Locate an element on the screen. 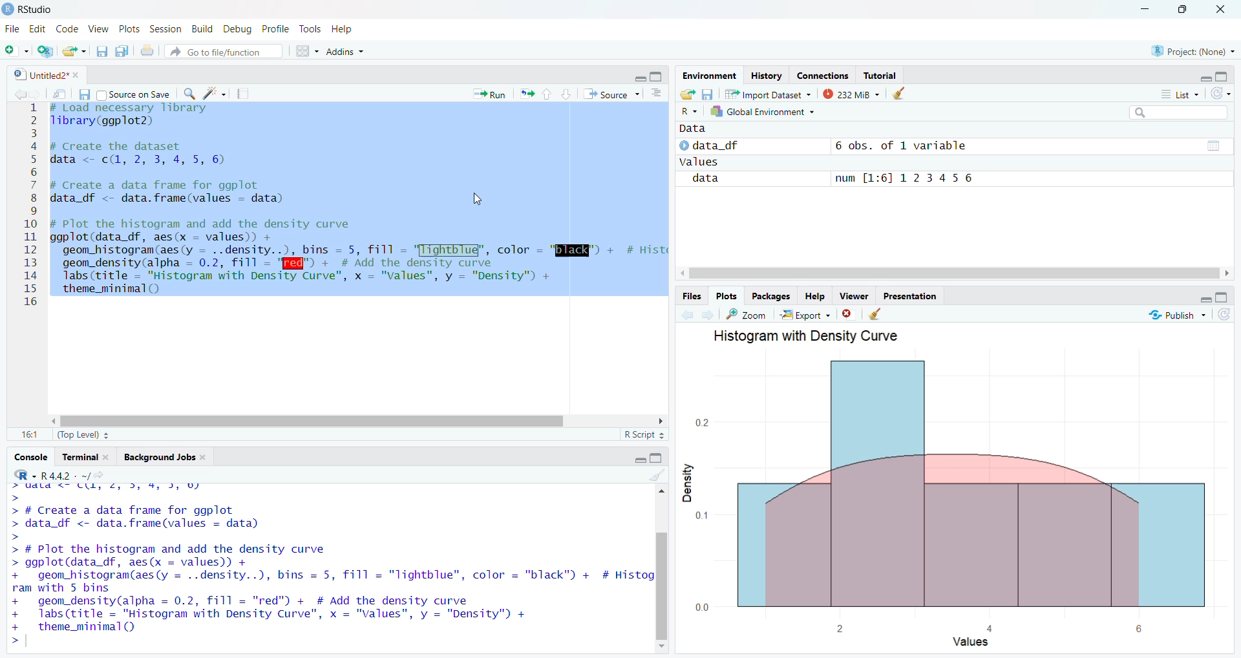  maximize is located at coordinates (1184, 10).